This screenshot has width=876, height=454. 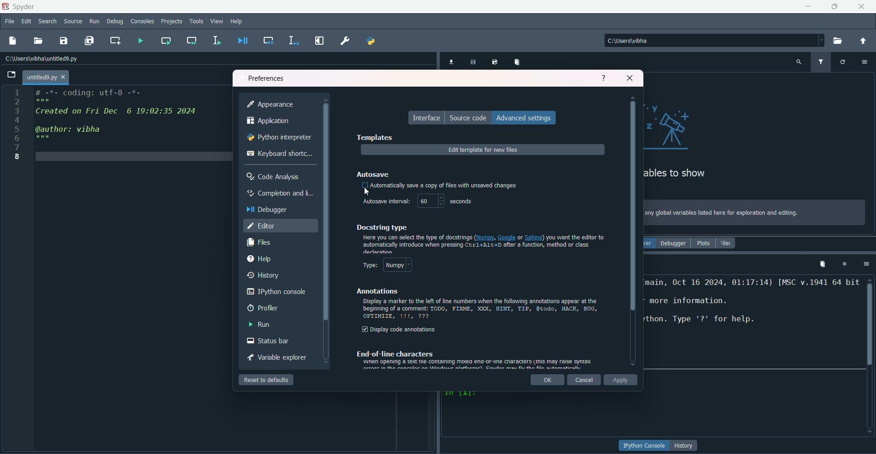 What do you see at coordinates (139, 40) in the screenshot?
I see `run file` at bounding box center [139, 40].